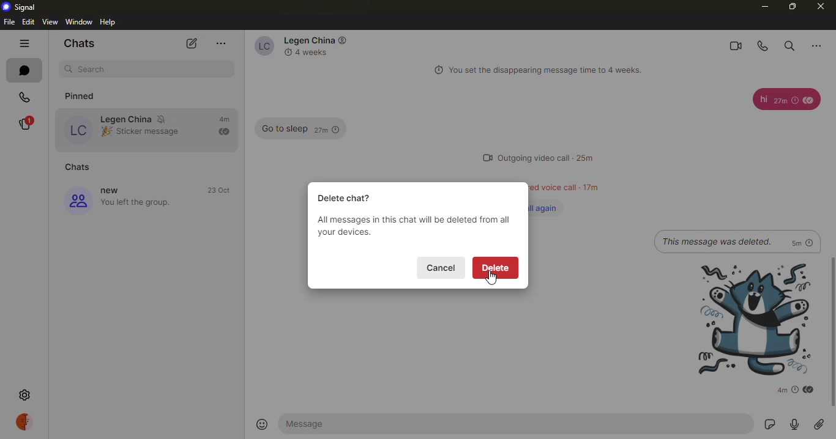 The height and width of the screenshot is (439, 836). What do you see at coordinates (760, 45) in the screenshot?
I see `voice call` at bounding box center [760, 45].